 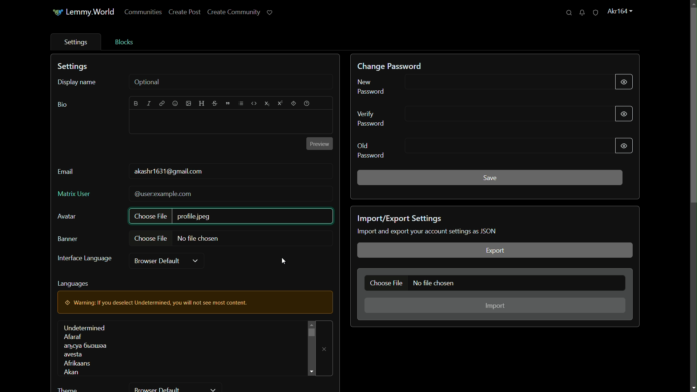 What do you see at coordinates (619, 11) in the screenshot?
I see `profile name` at bounding box center [619, 11].